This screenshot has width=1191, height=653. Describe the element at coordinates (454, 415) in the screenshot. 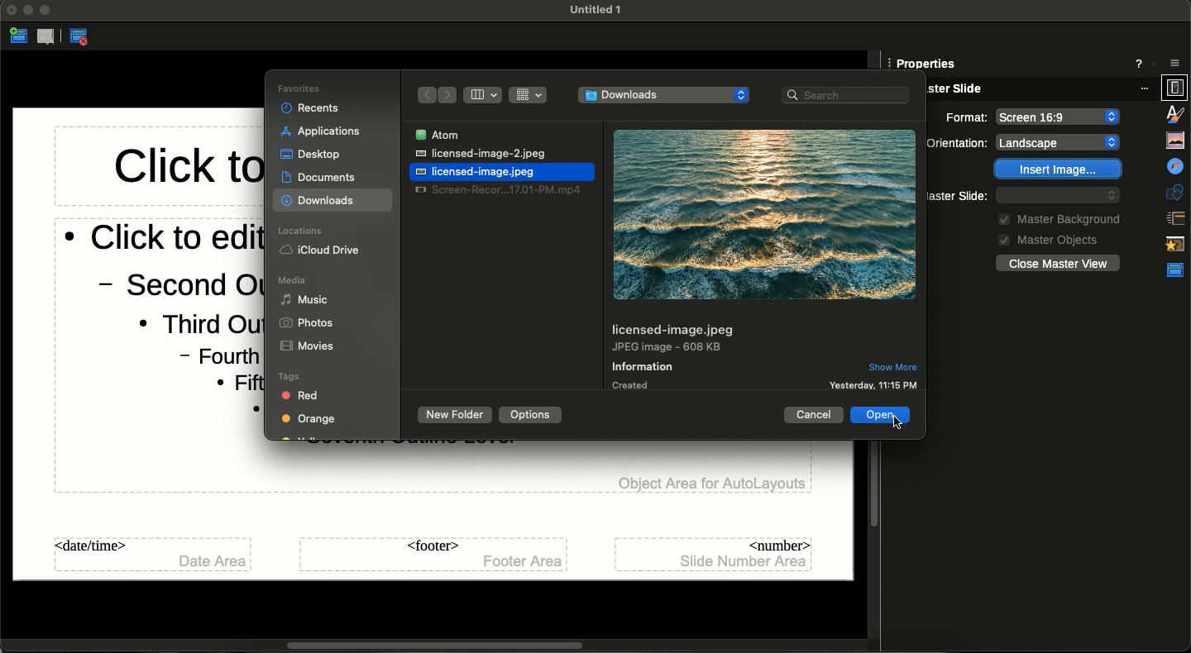

I see `New folder` at that location.